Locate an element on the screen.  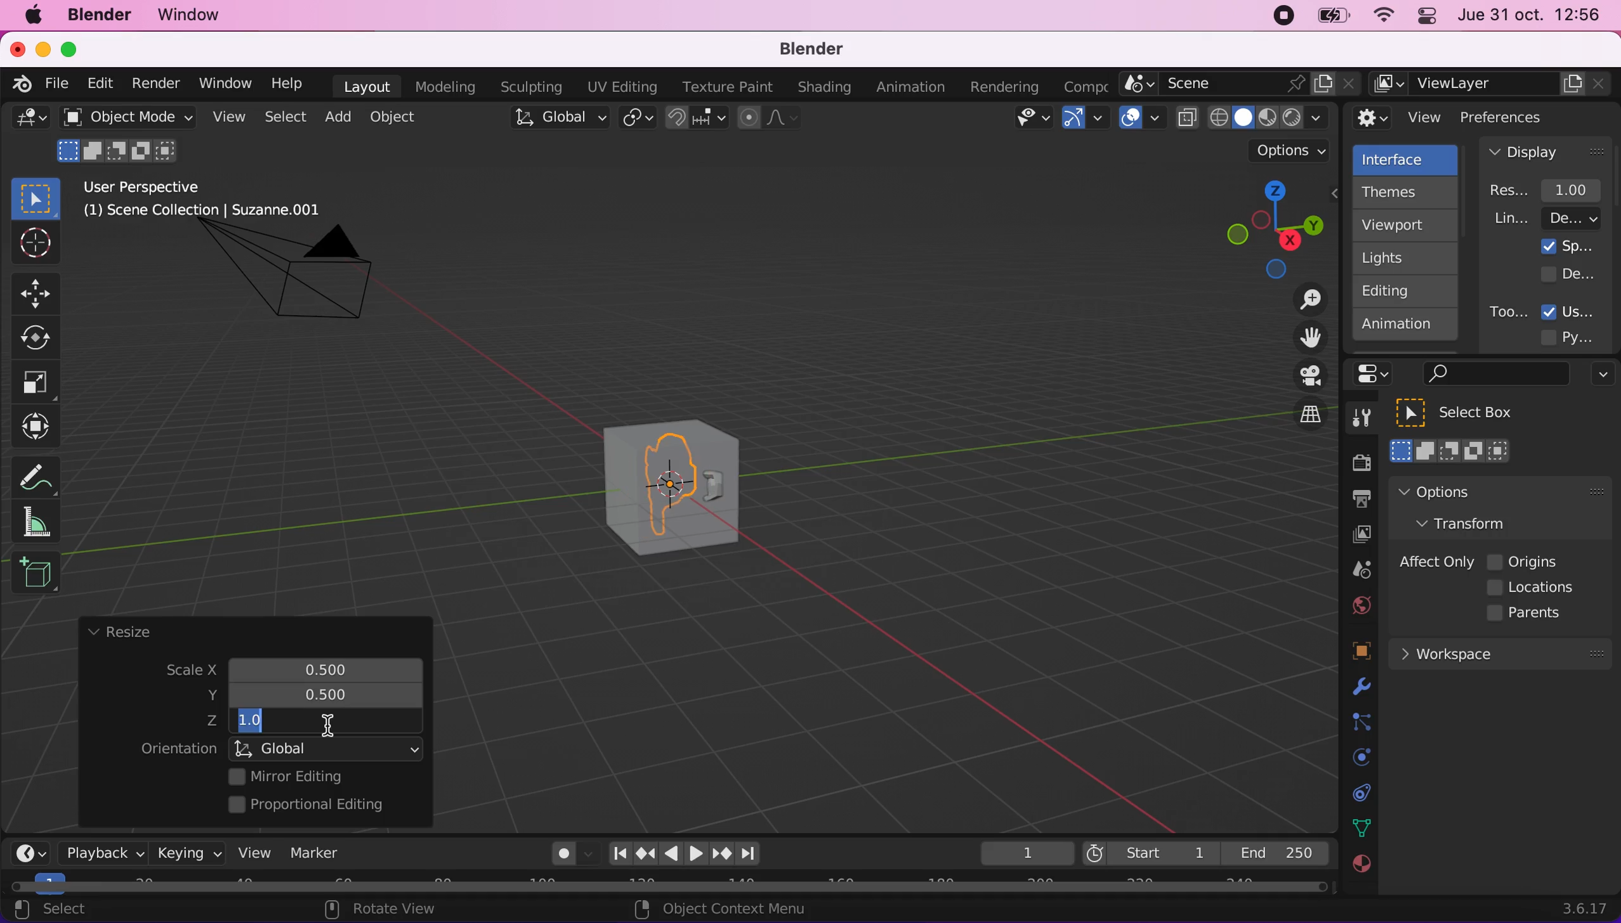
switch the current view is located at coordinates (1297, 425).